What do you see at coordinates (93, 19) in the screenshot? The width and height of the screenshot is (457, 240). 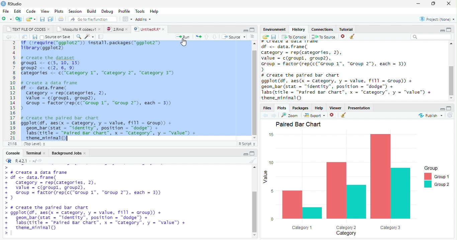 I see `go to file/function` at bounding box center [93, 19].